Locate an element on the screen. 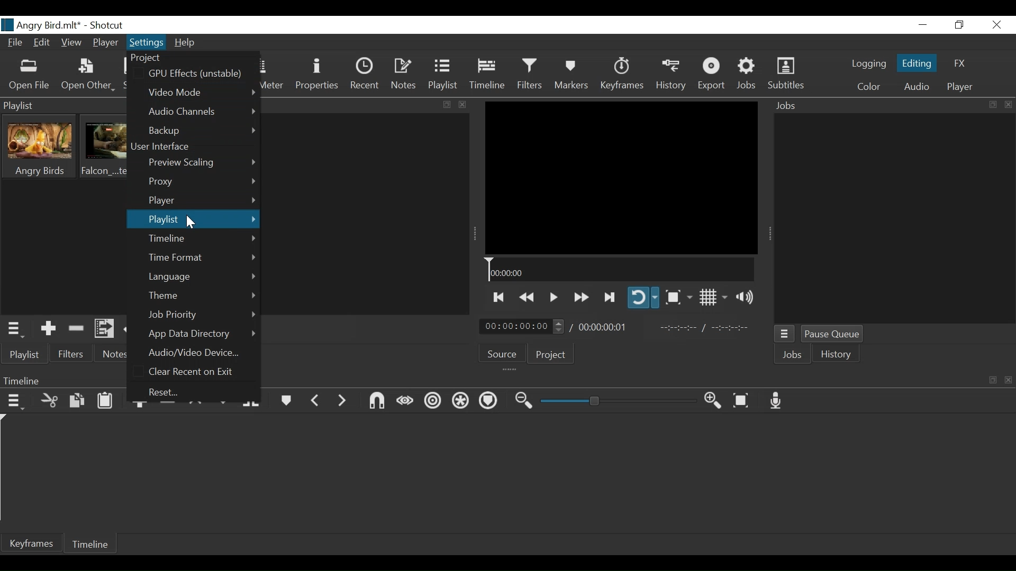 This screenshot has height=571, width=1016. Overwrite is located at coordinates (224, 402).